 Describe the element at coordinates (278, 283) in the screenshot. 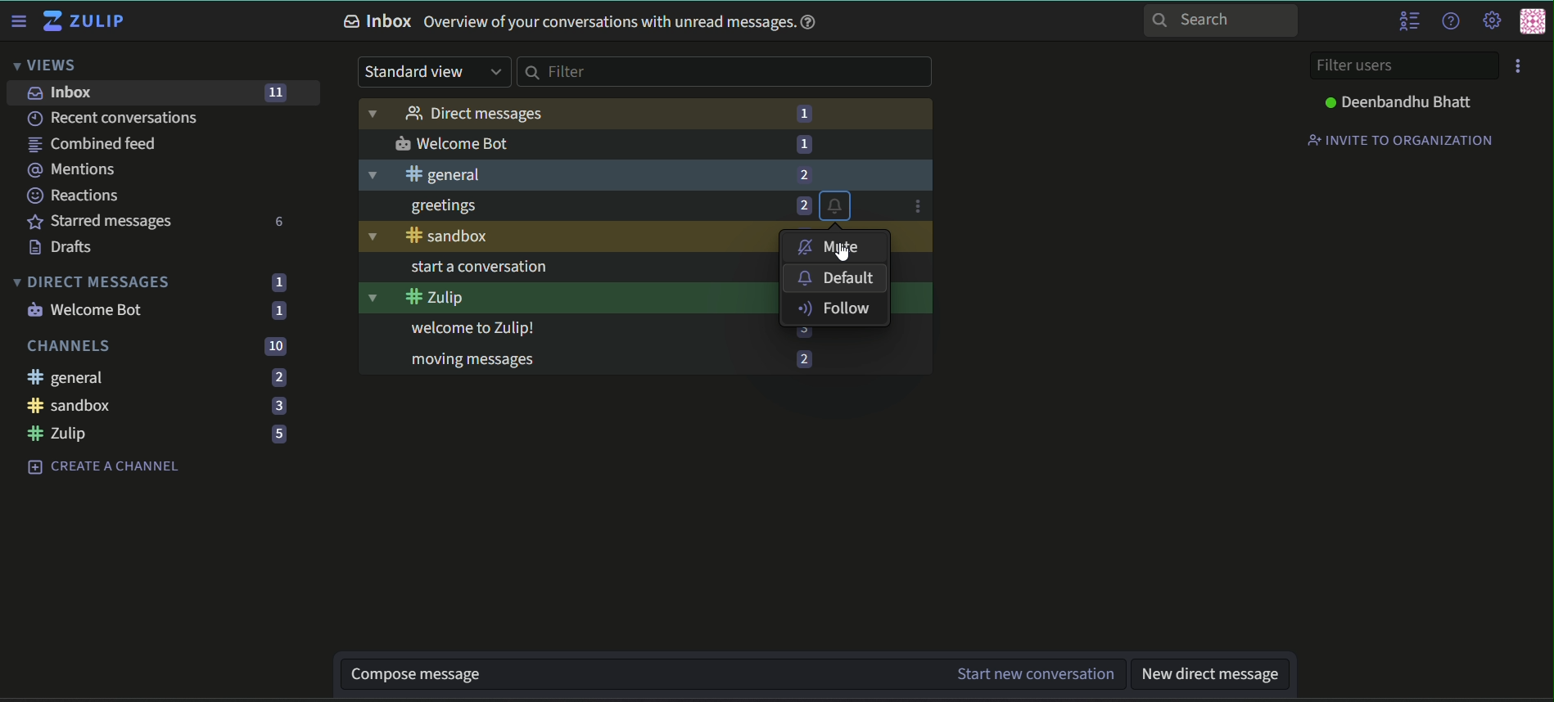

I see `numbers` at that location.